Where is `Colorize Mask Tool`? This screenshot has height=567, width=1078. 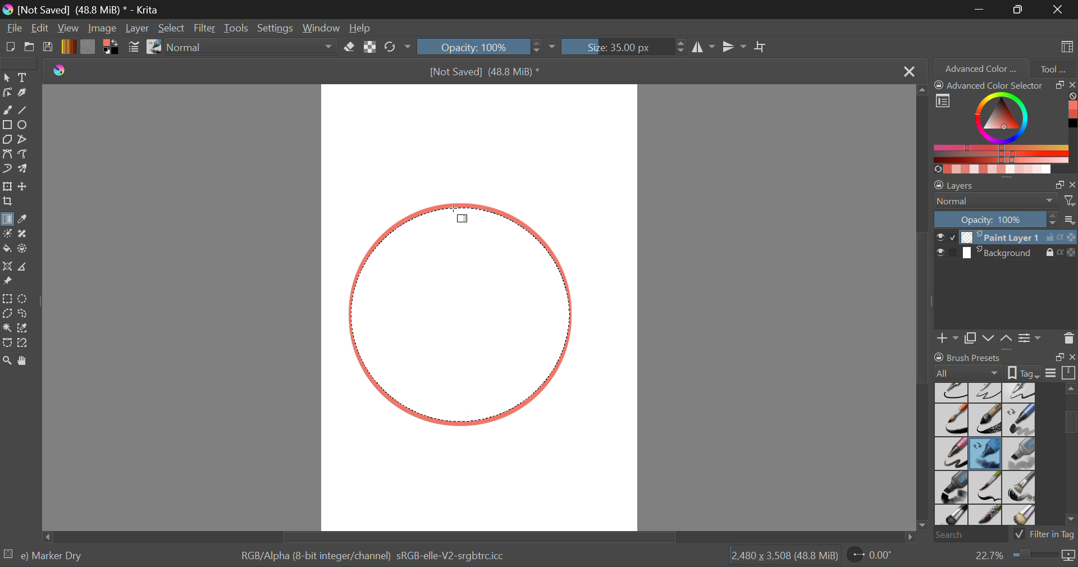
Colorize Mask Tool is located at coordinates (8, 235).